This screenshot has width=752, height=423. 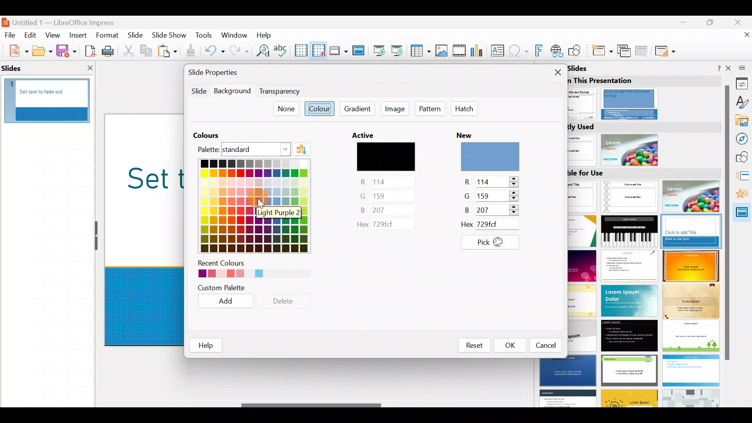 I want to click on Image, so click(x=396, y=110).